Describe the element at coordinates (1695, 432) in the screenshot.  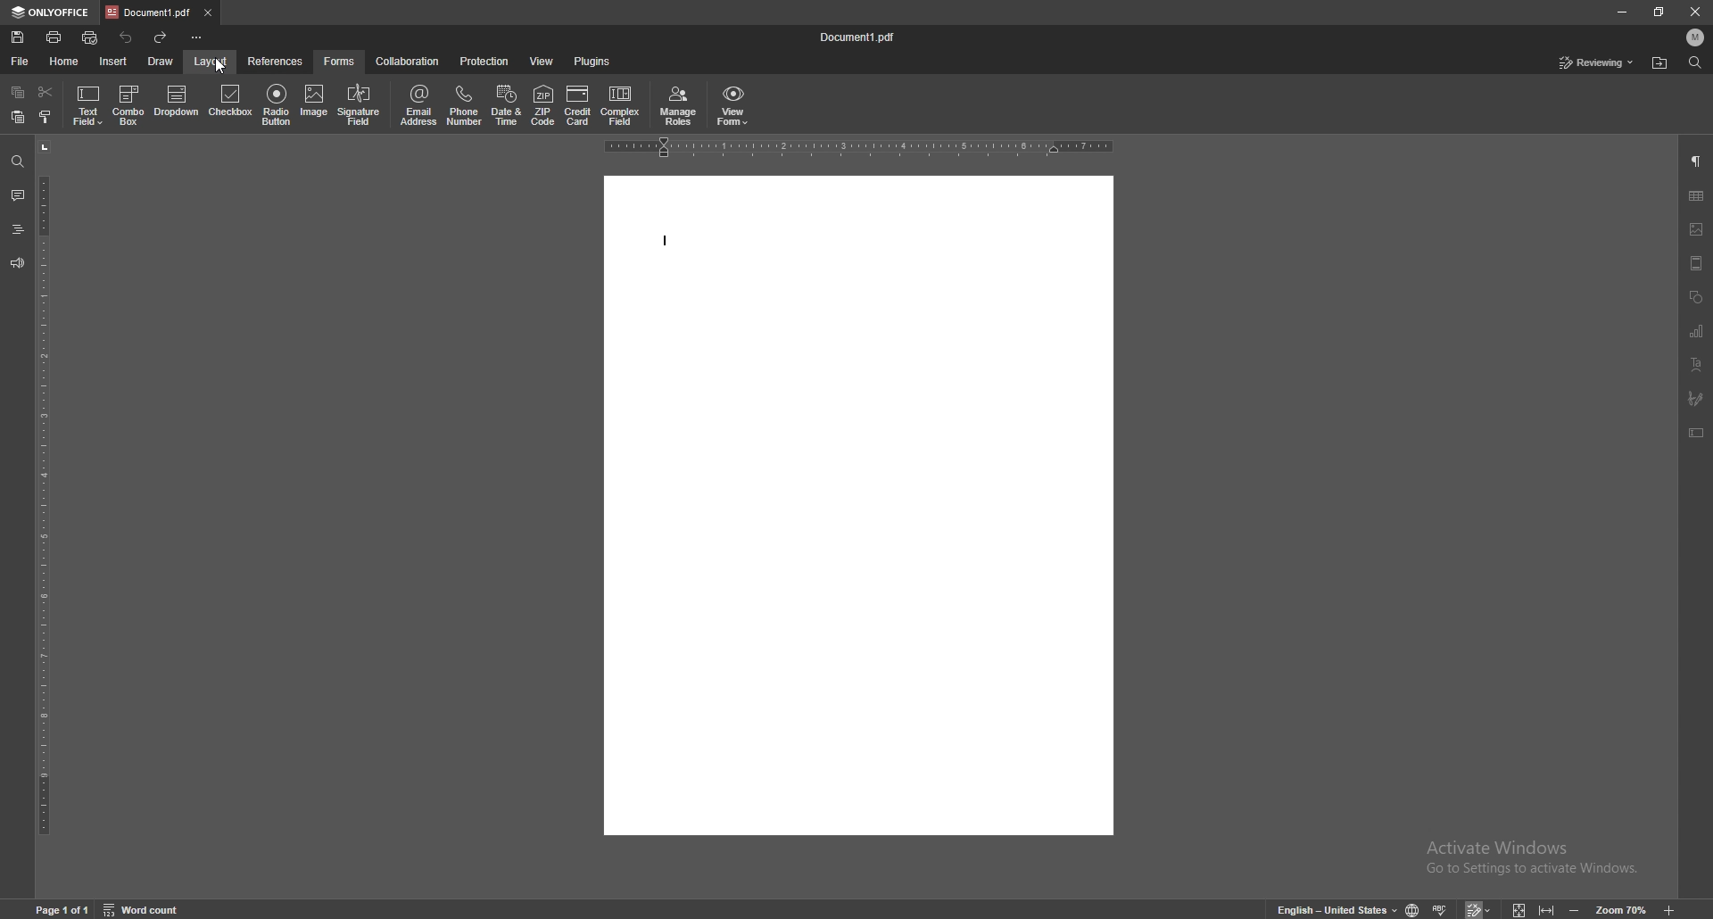
I see `text box` at that location.